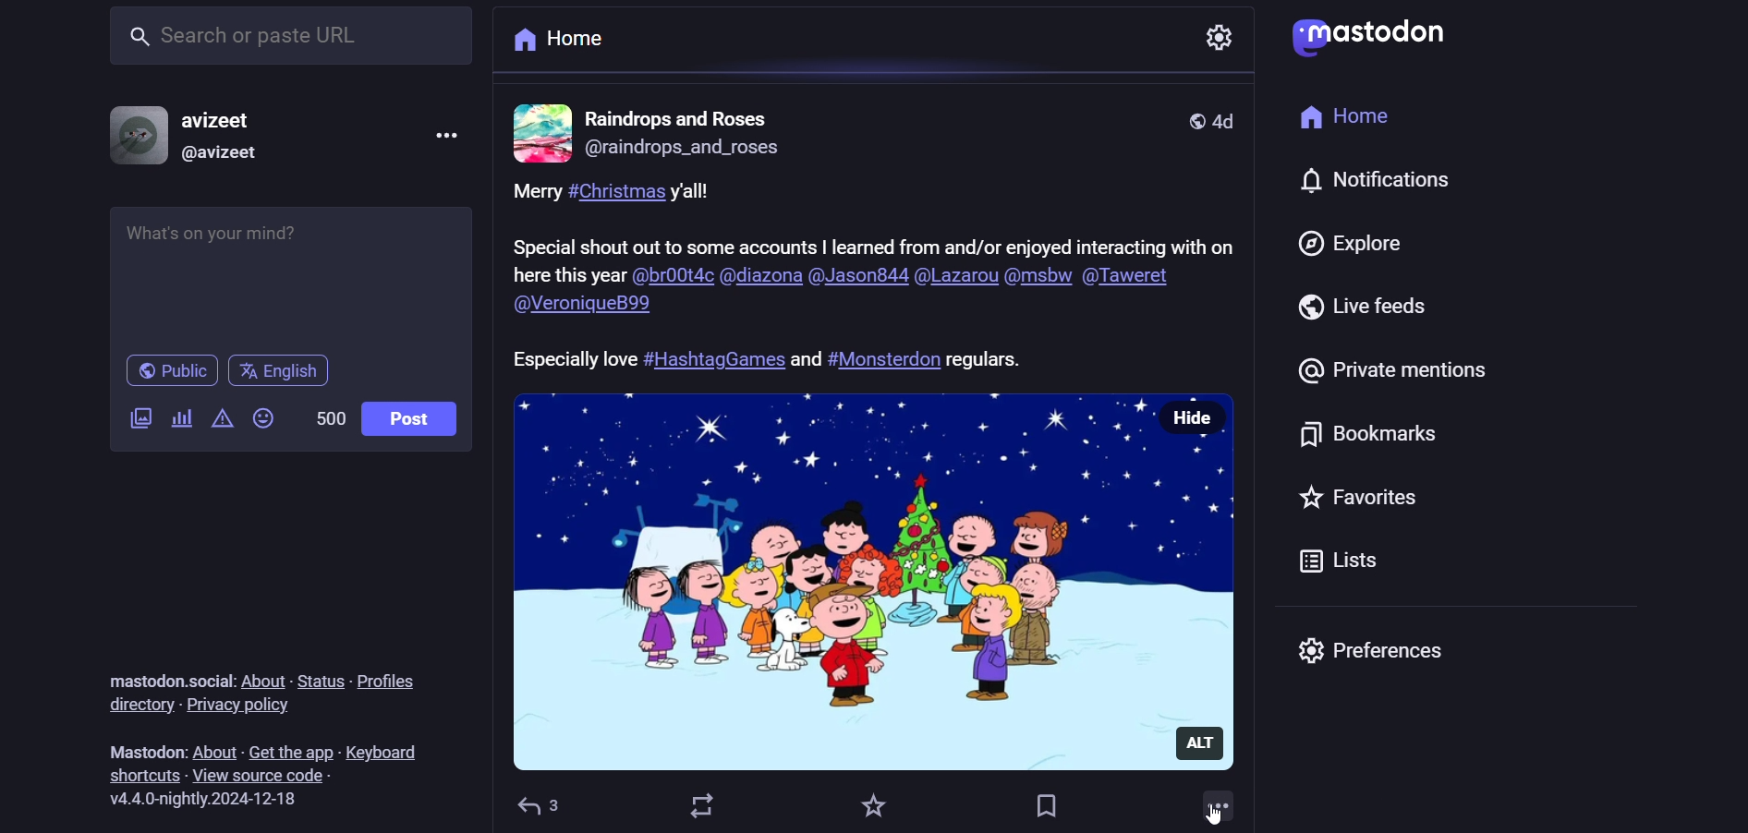 Image resolution: width=1748 pixels, height=833 pixels. What do you see at coordinates (223, 114) in the screenshot?
I see `username` at bounding box center [223, 114].